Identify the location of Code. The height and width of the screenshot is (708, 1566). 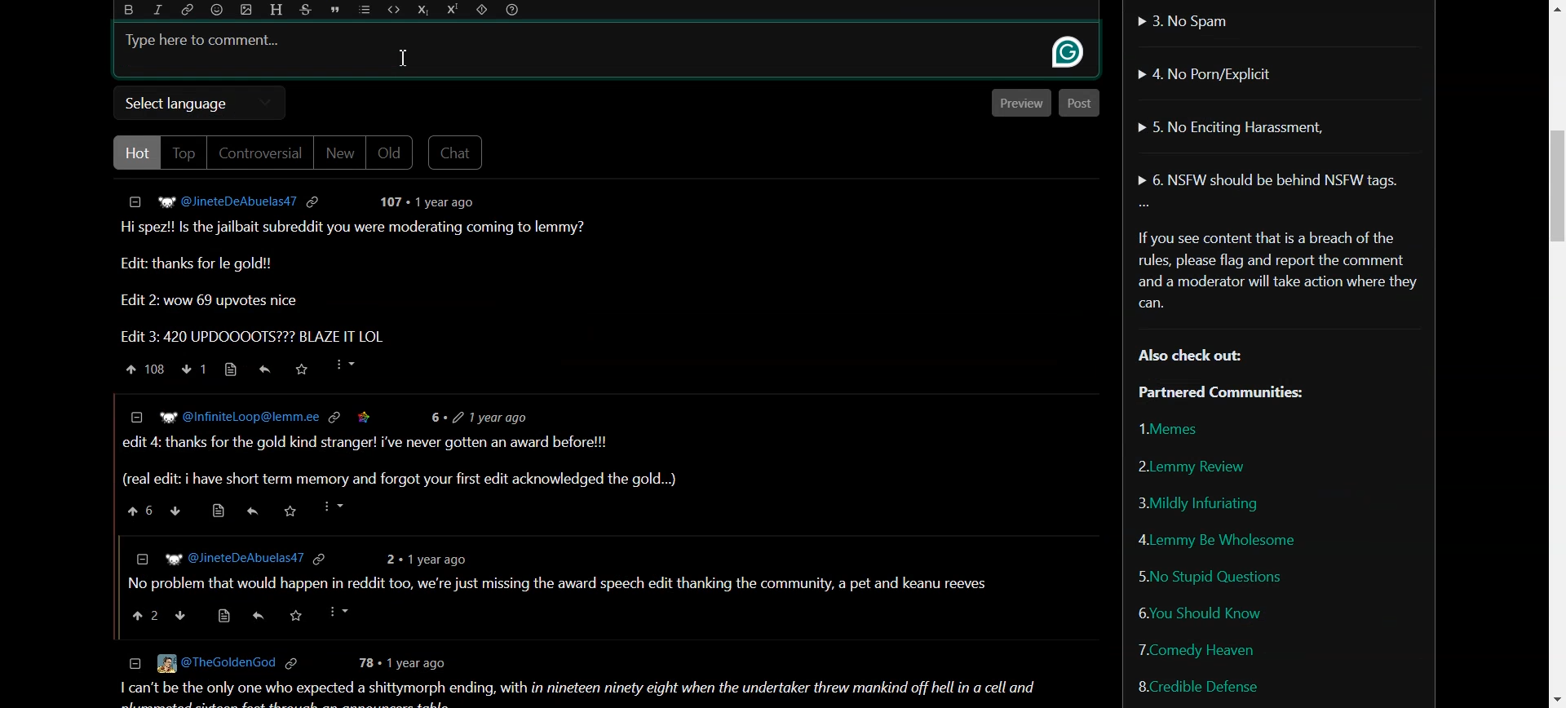
(393, 11).